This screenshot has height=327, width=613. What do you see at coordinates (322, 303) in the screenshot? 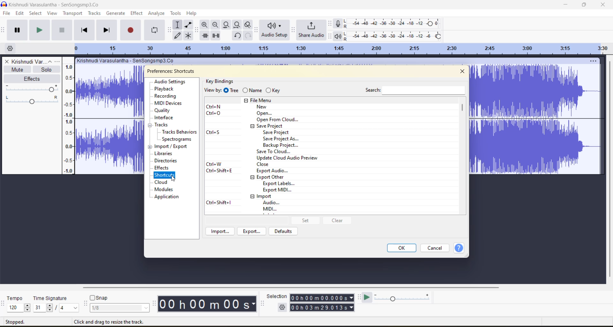
I see `track play time` at bounding box center [322, 303].